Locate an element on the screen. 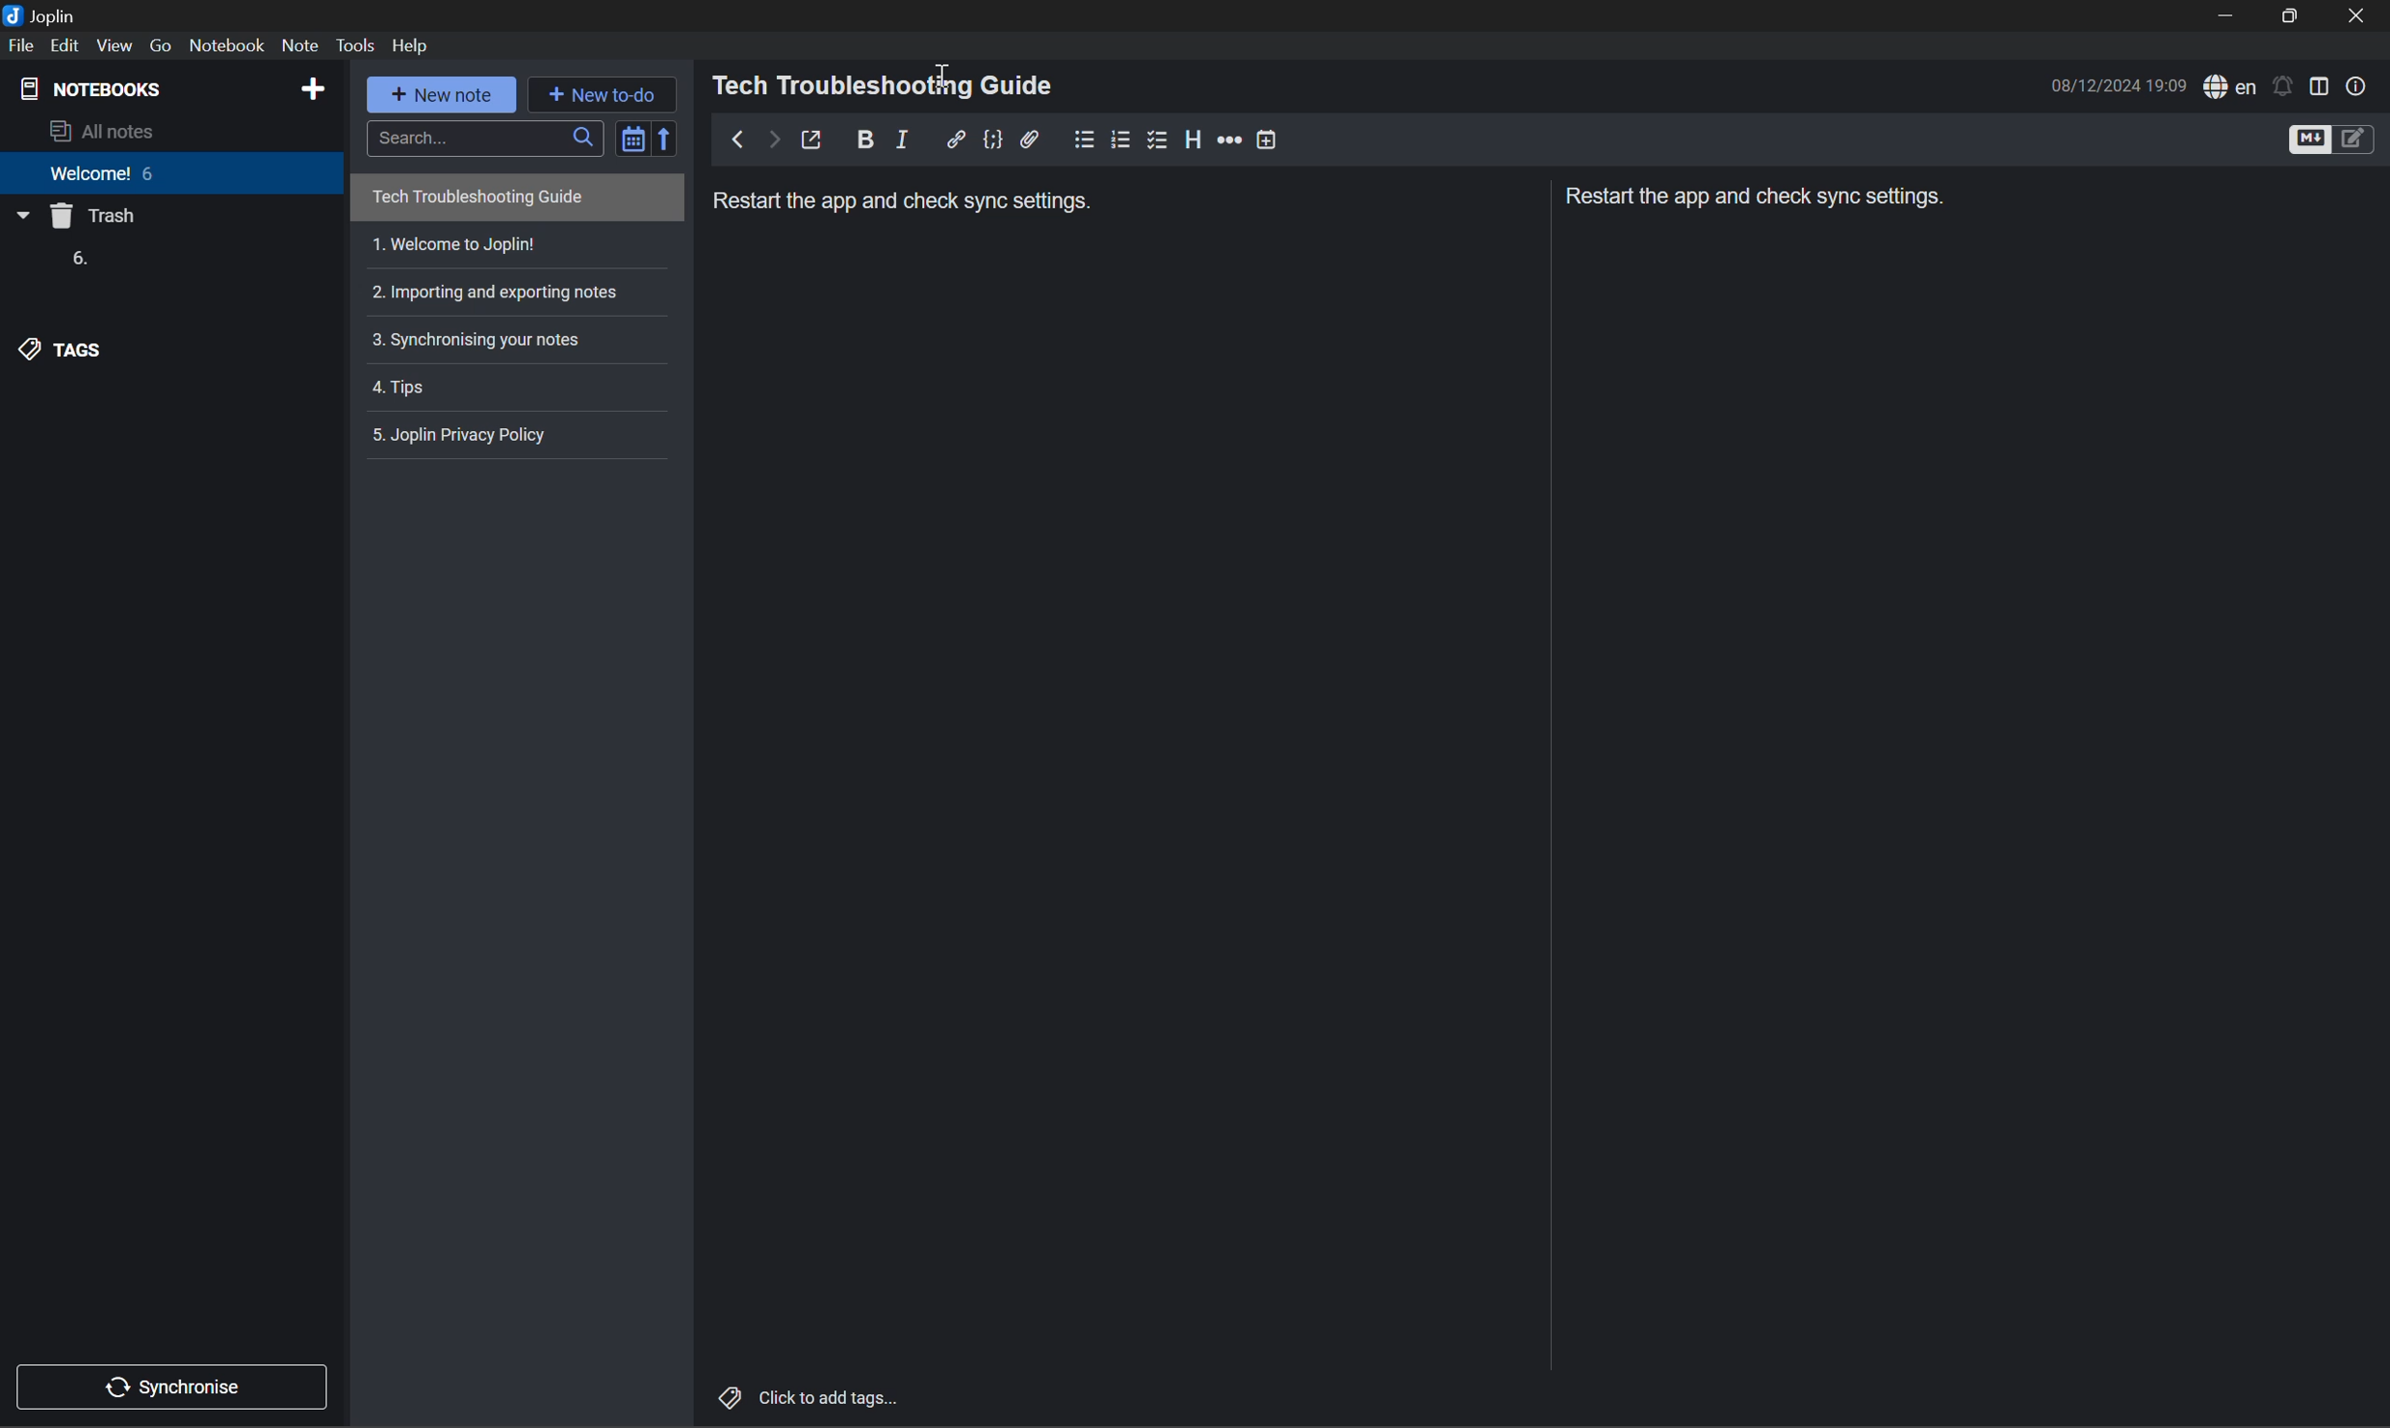 Image resolution: width=2390 pixels, height=1428 pixels. Tech Troubleshooting Guide is located at coordinates (886, 85).